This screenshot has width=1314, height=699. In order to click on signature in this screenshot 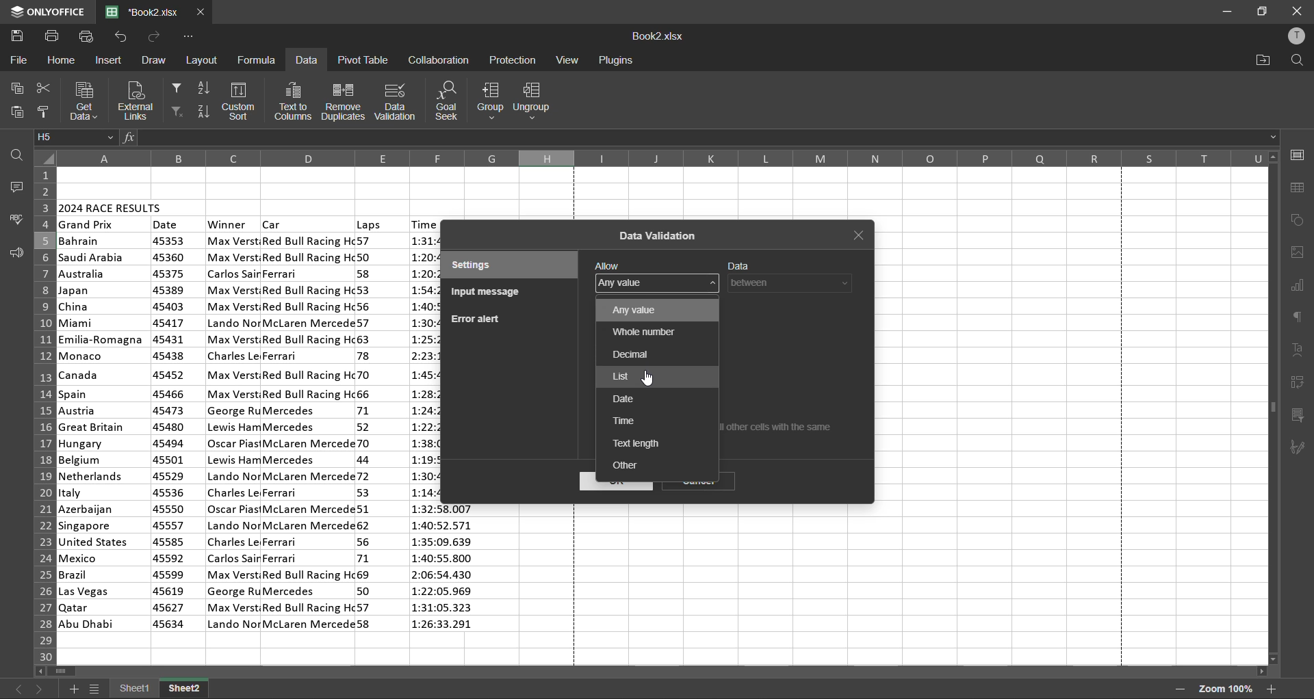, I will do `click(1300, 448)`.